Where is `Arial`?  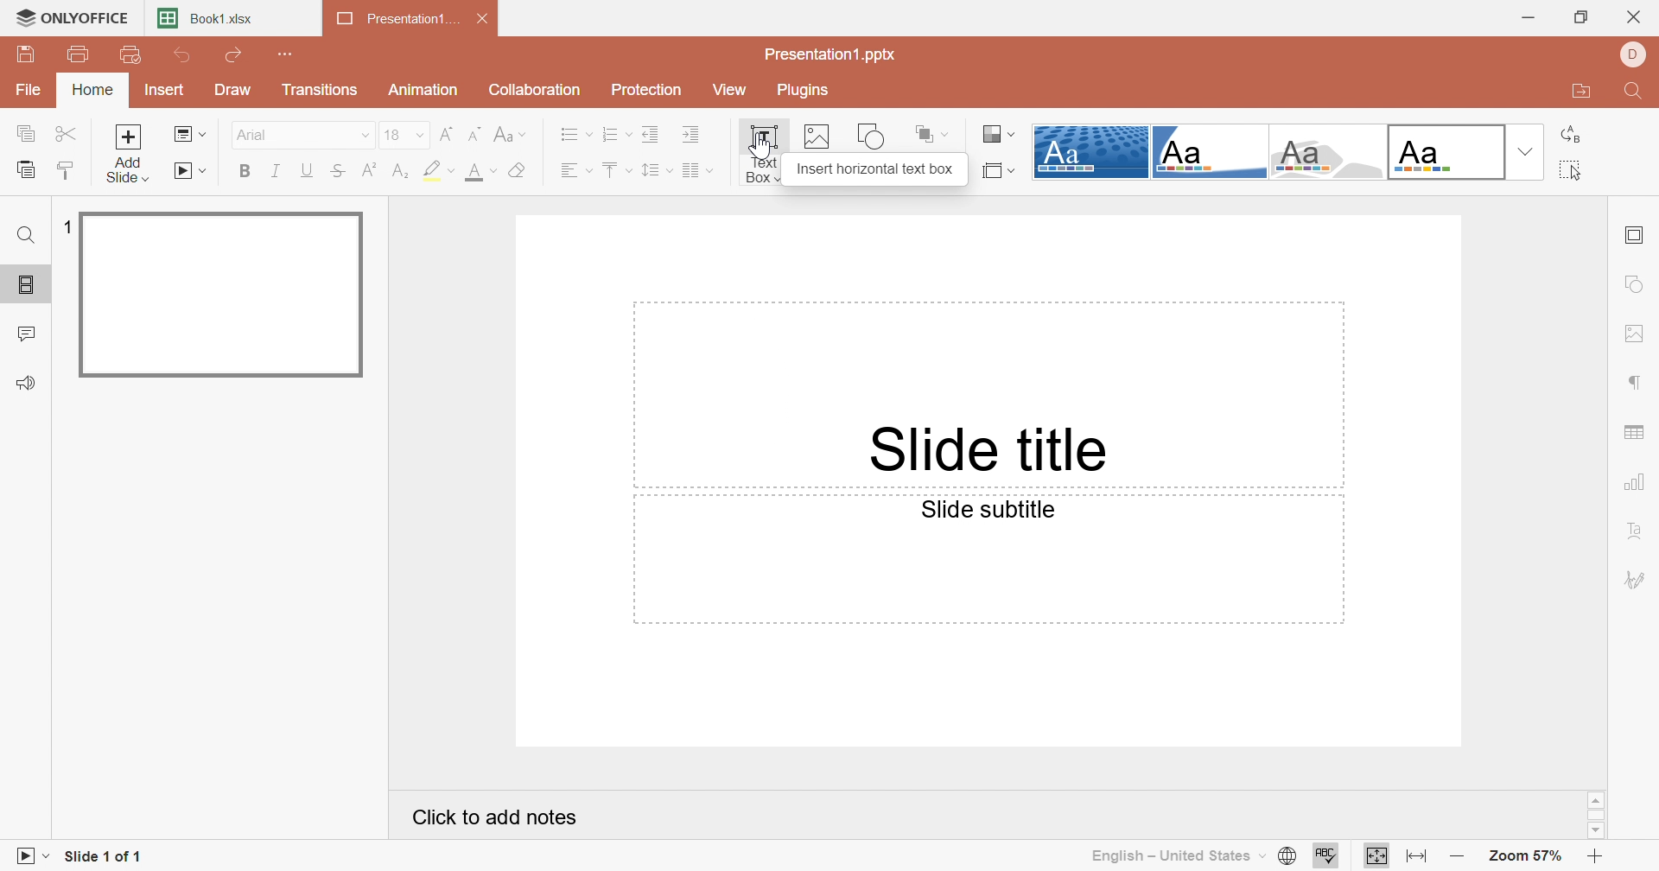 Arial is located at coordinates (299, 134).